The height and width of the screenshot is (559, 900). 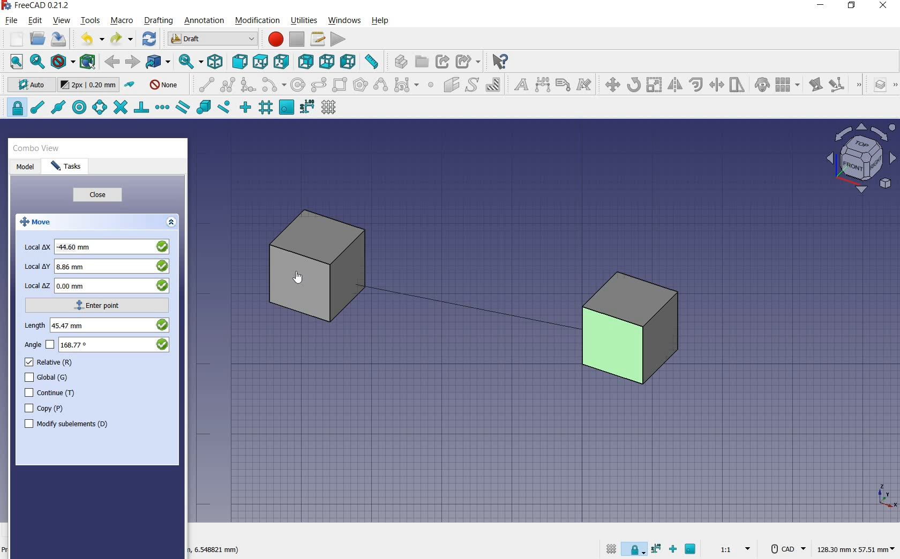 What do you see at coordinates (372, 62) in the screenshot?
I see `measure distance` at bounding box center [372, 62].